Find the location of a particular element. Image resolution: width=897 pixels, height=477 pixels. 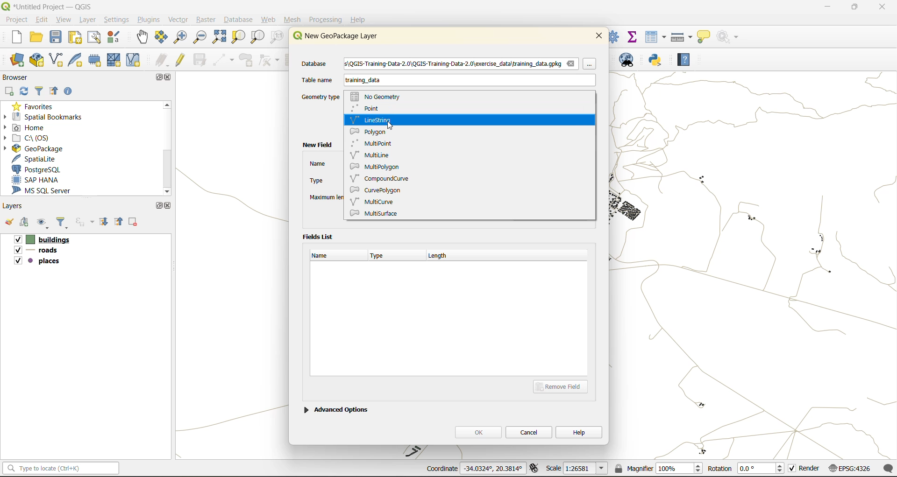

help is located at coordinates (683, 61).